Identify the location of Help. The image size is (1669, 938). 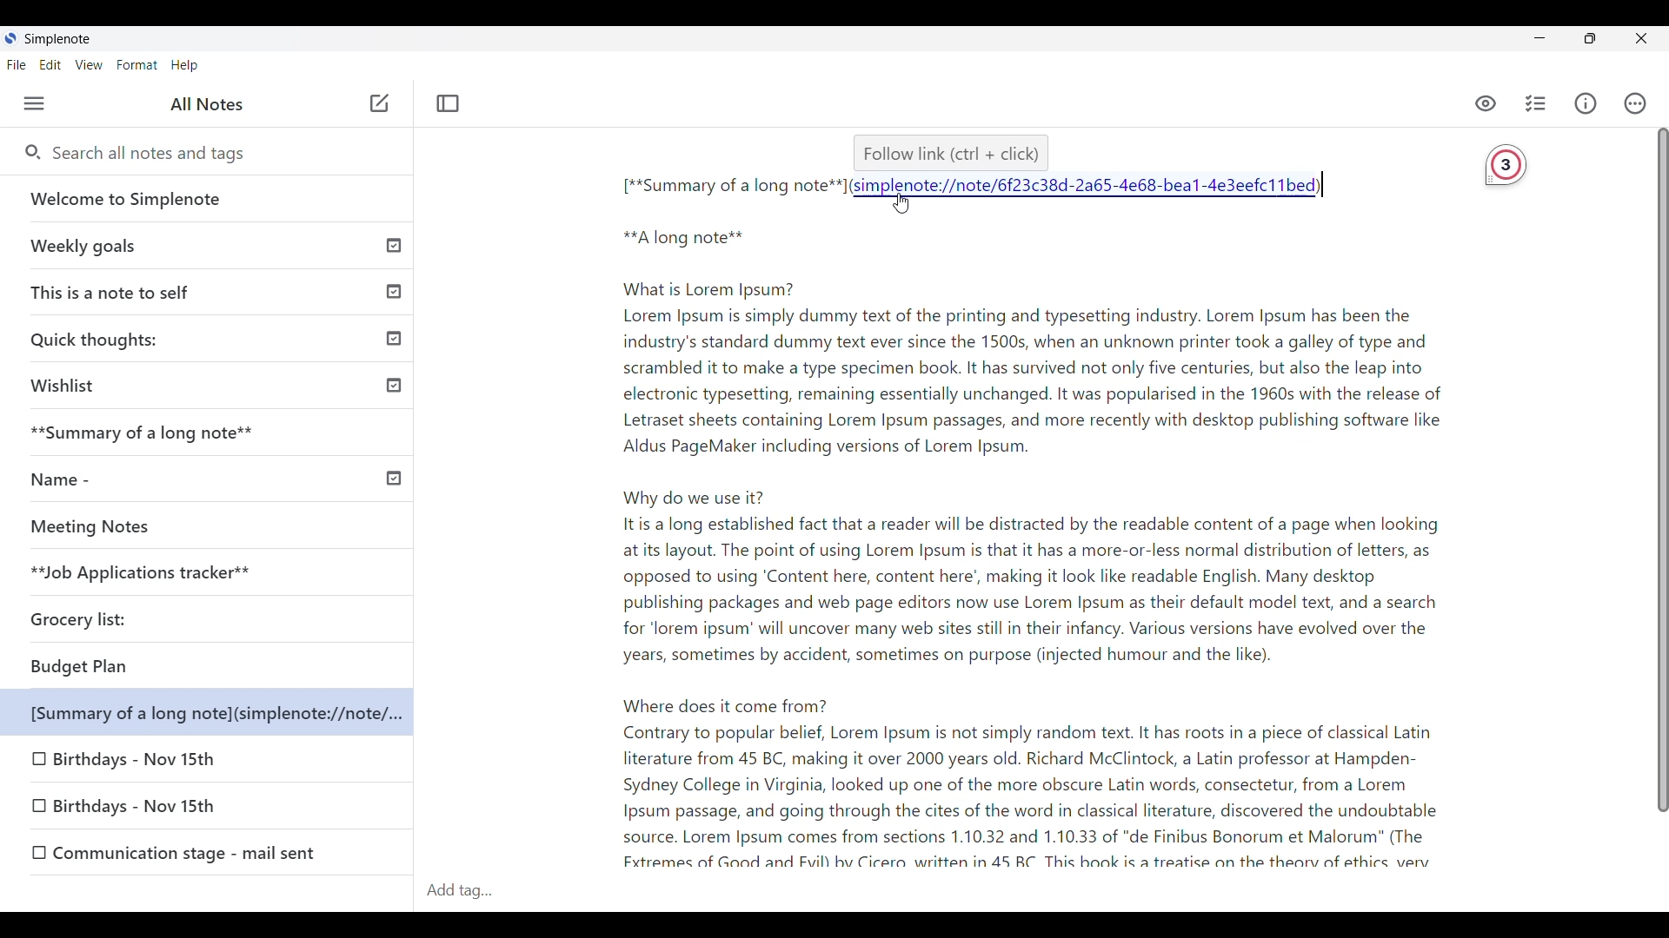
(185, 66).